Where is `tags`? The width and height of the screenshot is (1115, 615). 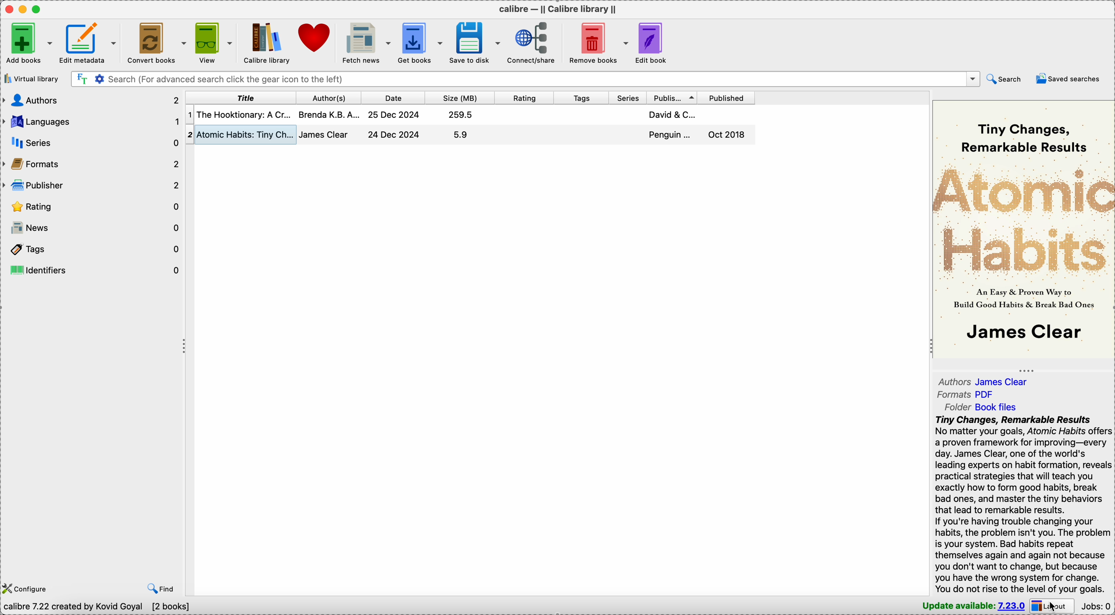 tags is located at coordinates (580, 97).